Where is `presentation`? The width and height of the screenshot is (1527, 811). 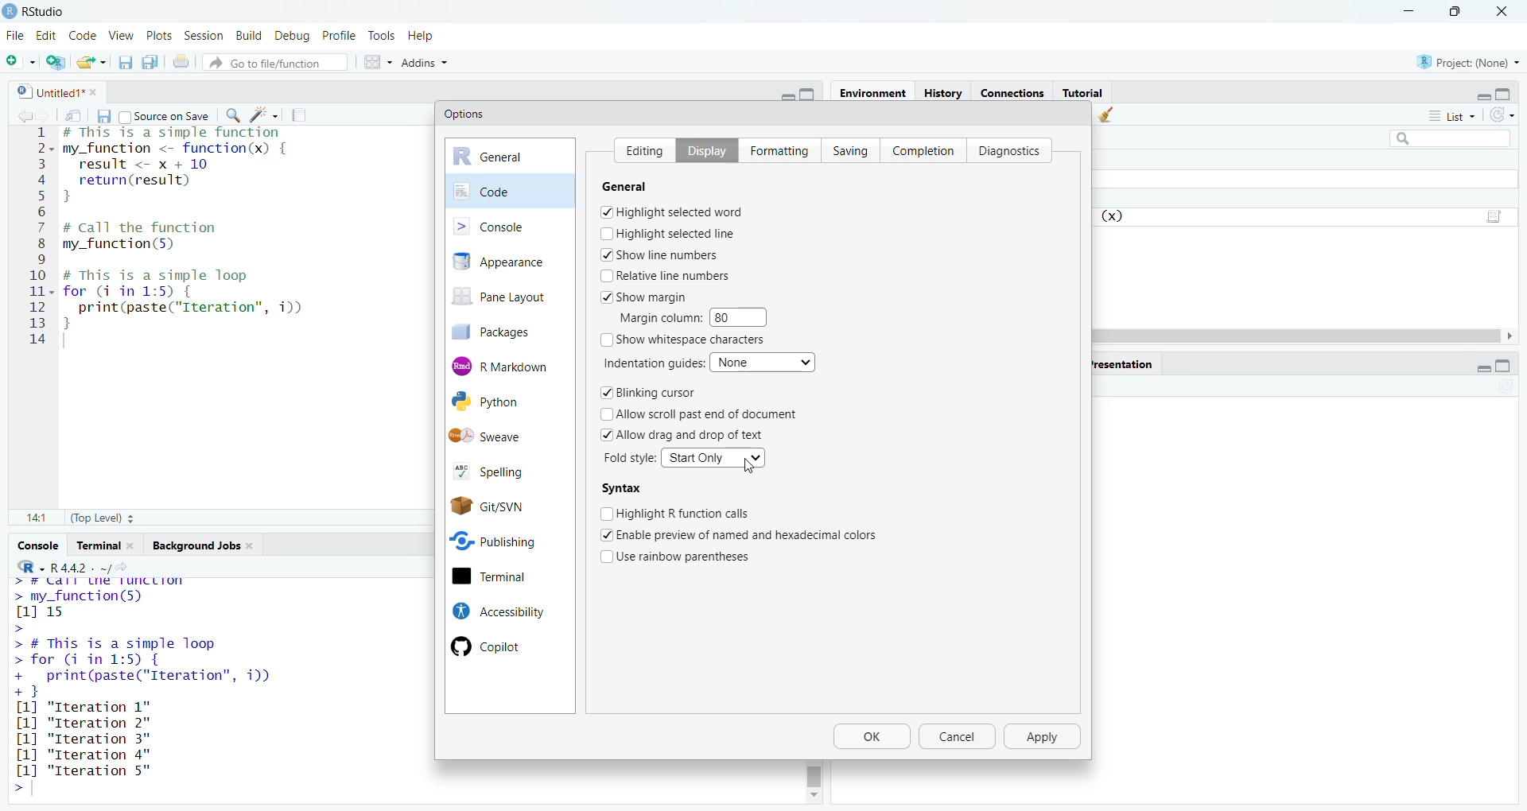
presentation is located at coordinates (1125, 363).